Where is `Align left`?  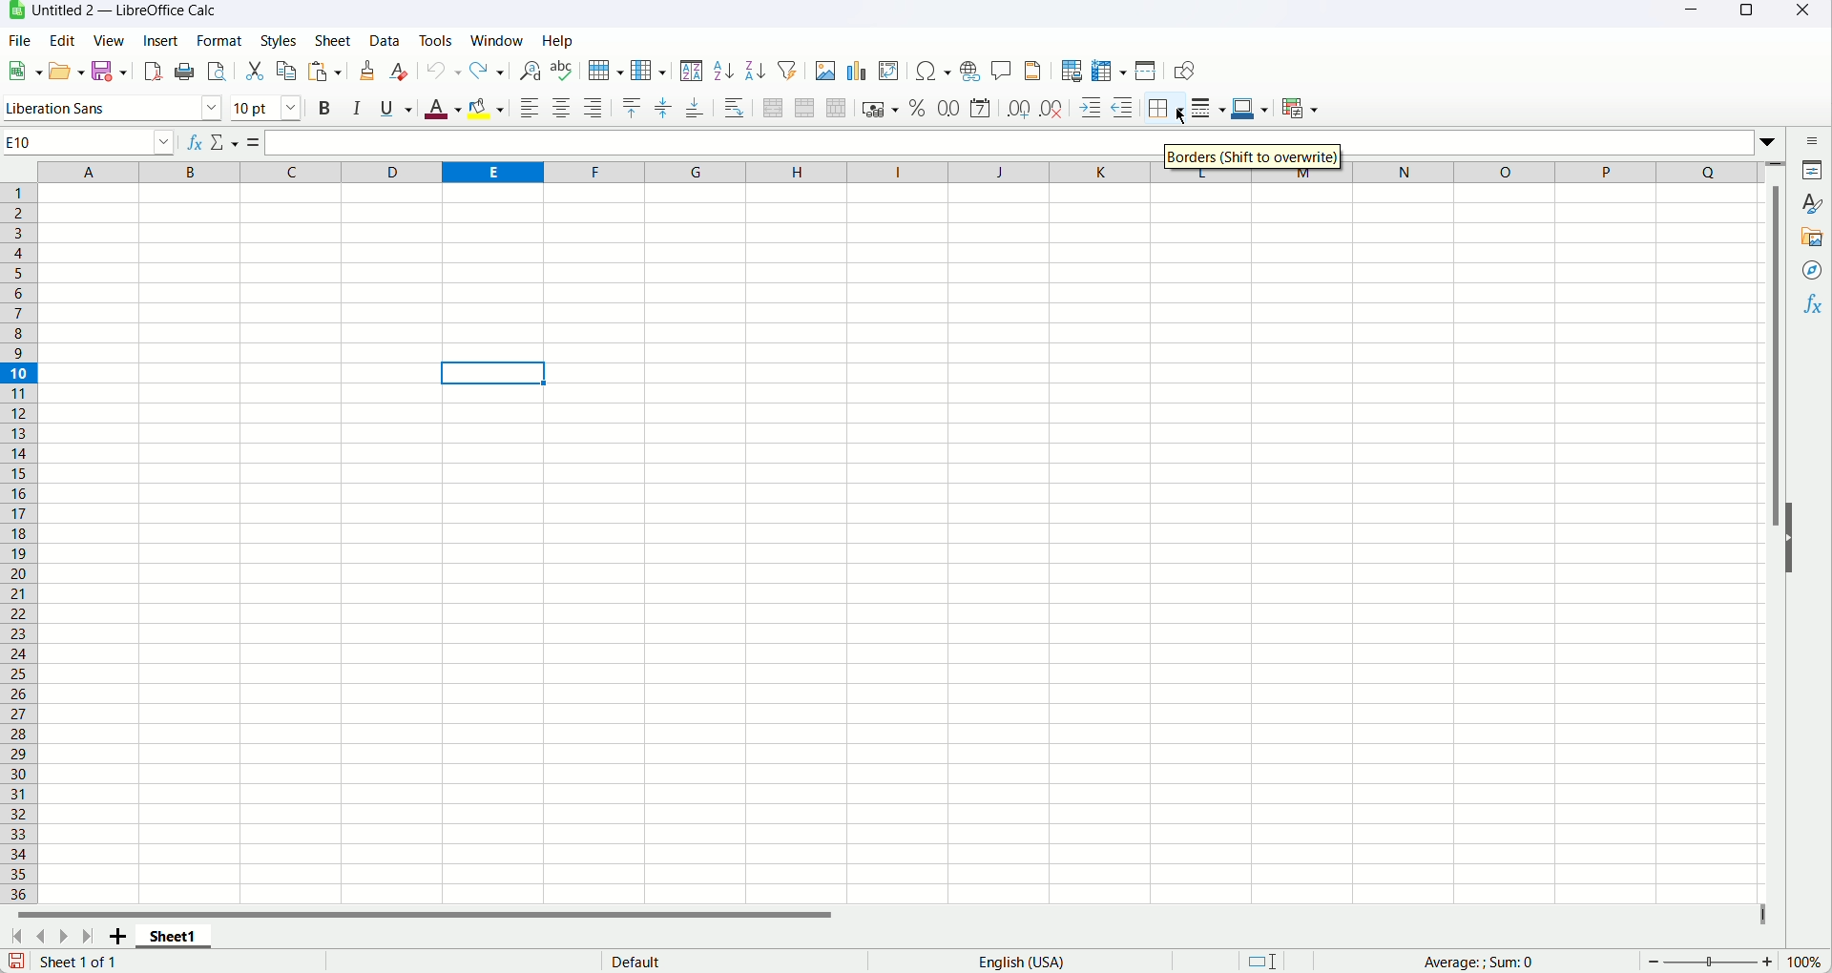
Align left is located at coordinates (529, 109).